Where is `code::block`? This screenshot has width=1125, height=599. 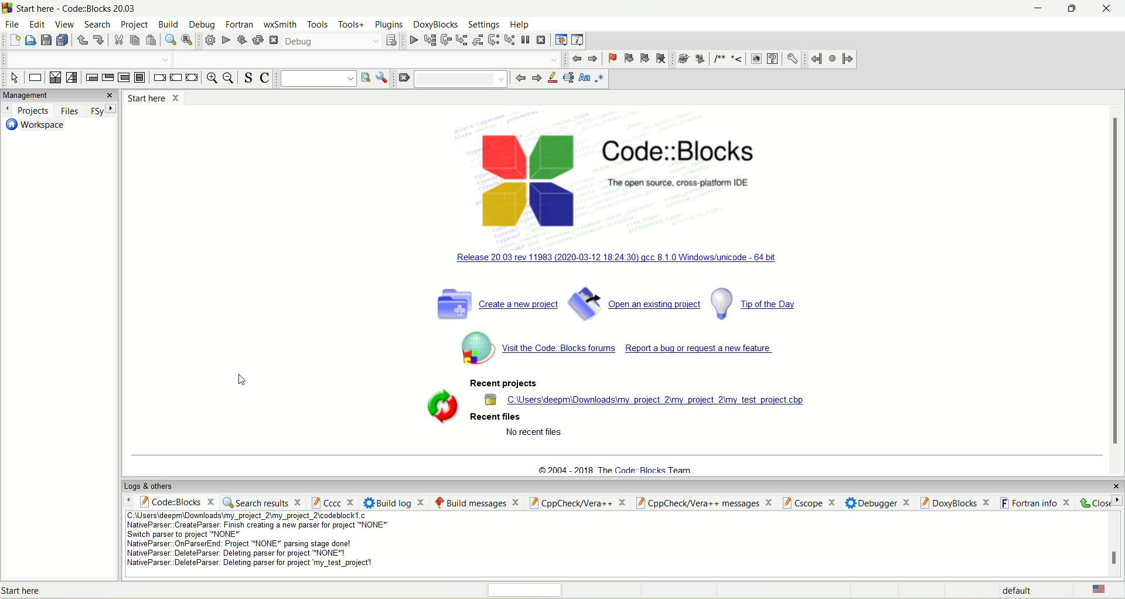 code::block is located at coordinates (78, 8).